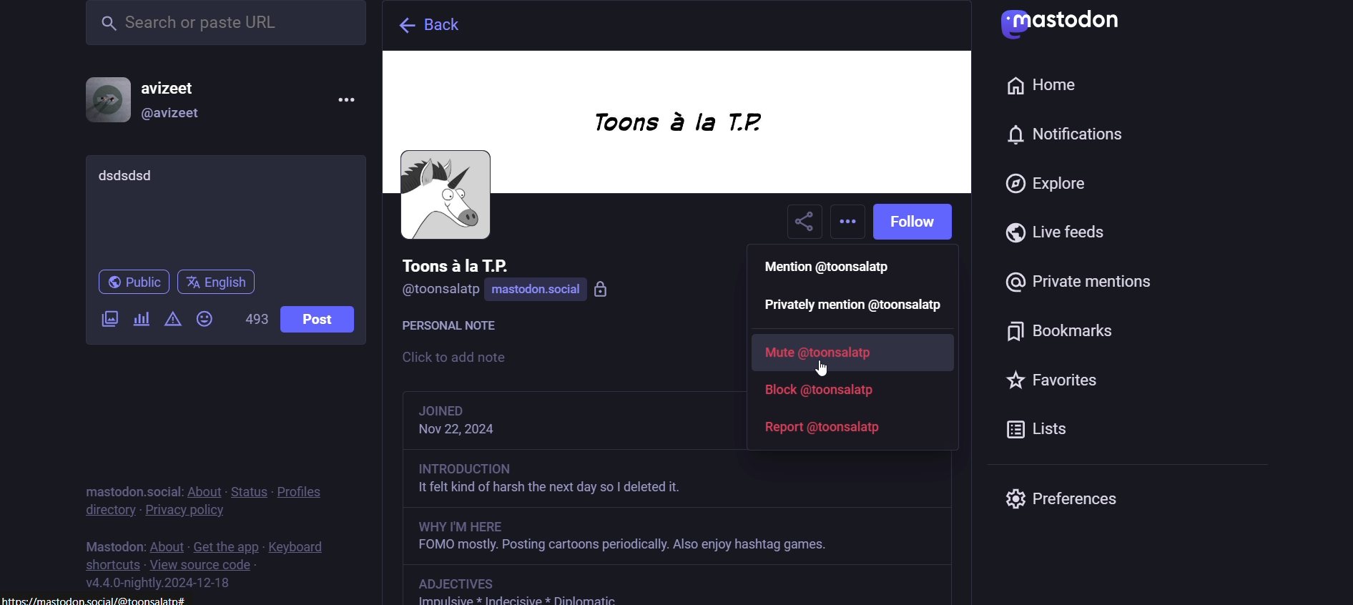 This screenshot has height=605, width=1353. I want to click on mastodon social, so click(556, 290).